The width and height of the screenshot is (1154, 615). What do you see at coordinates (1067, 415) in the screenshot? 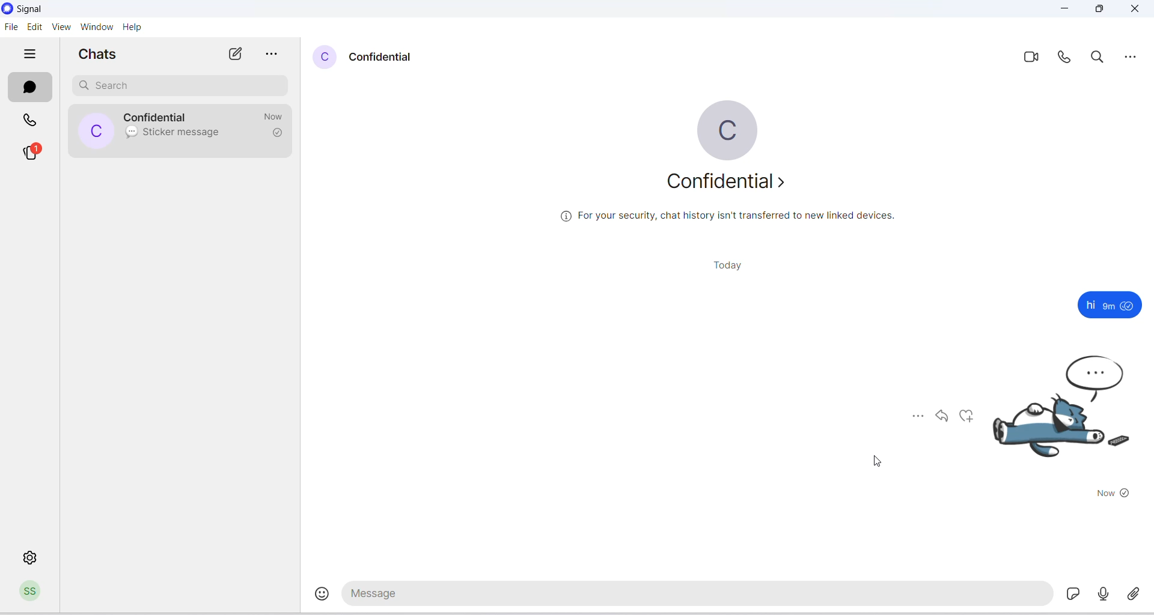
I see `cat sticker` at bounding box center [1067, 415].